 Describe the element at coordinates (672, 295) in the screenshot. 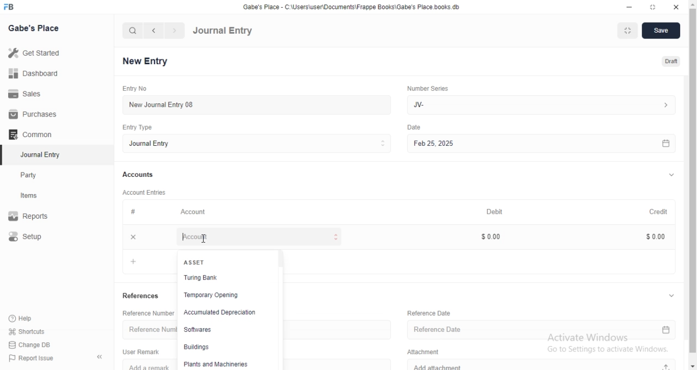

I see `expand/collapse` at that location.